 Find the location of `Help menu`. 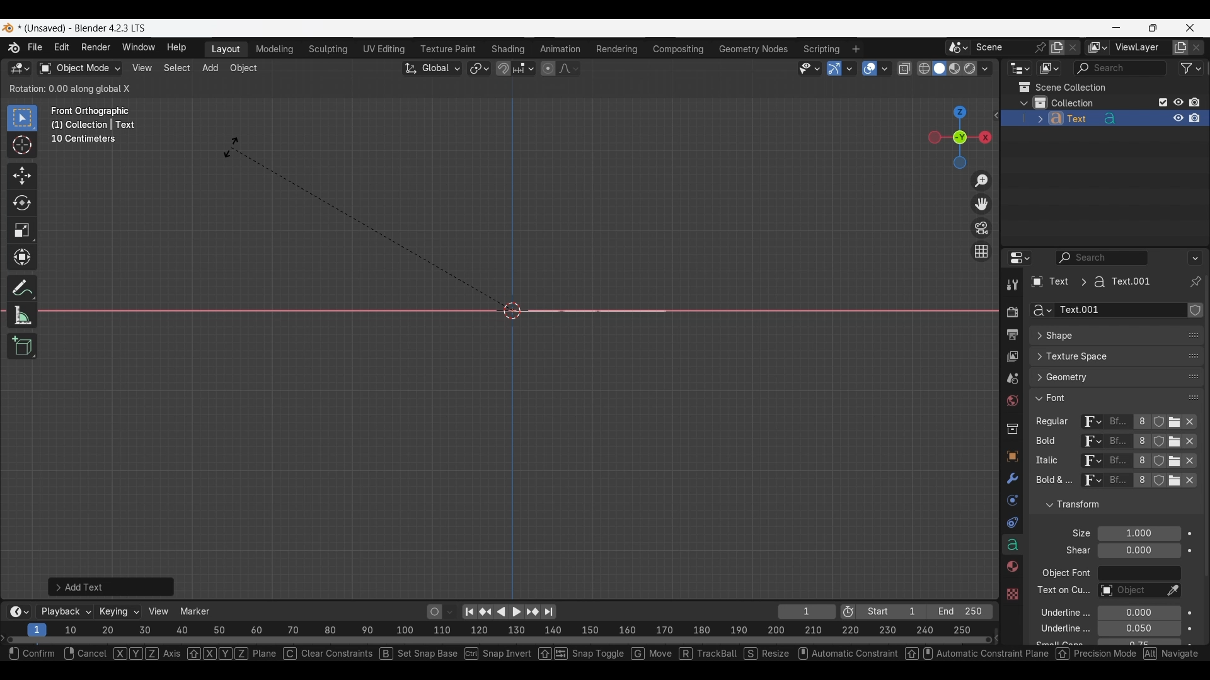

Help menu is located at coordinates (175, 48).